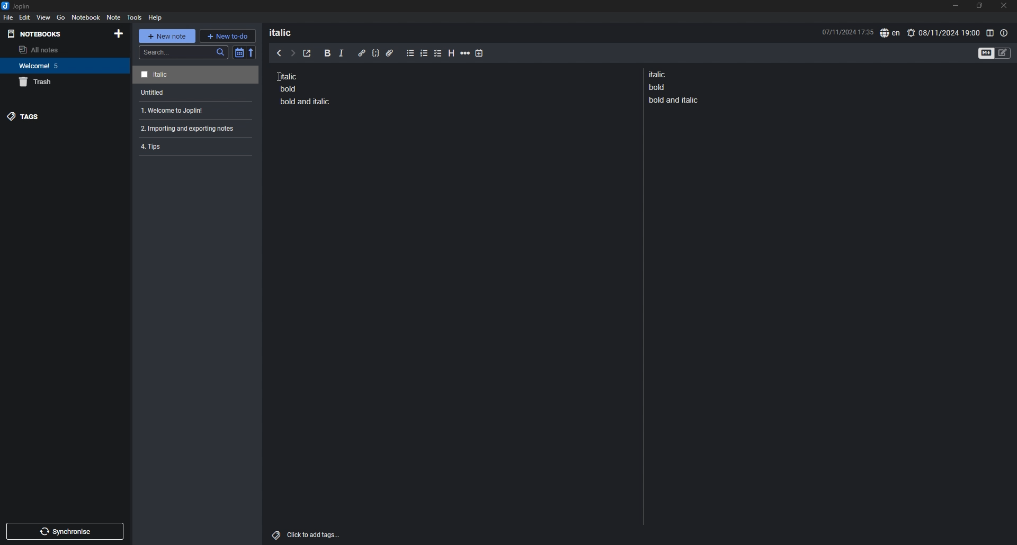  Describe the element at coordinates (118, 33) in the screenshot. I see `add notebook` at that location.